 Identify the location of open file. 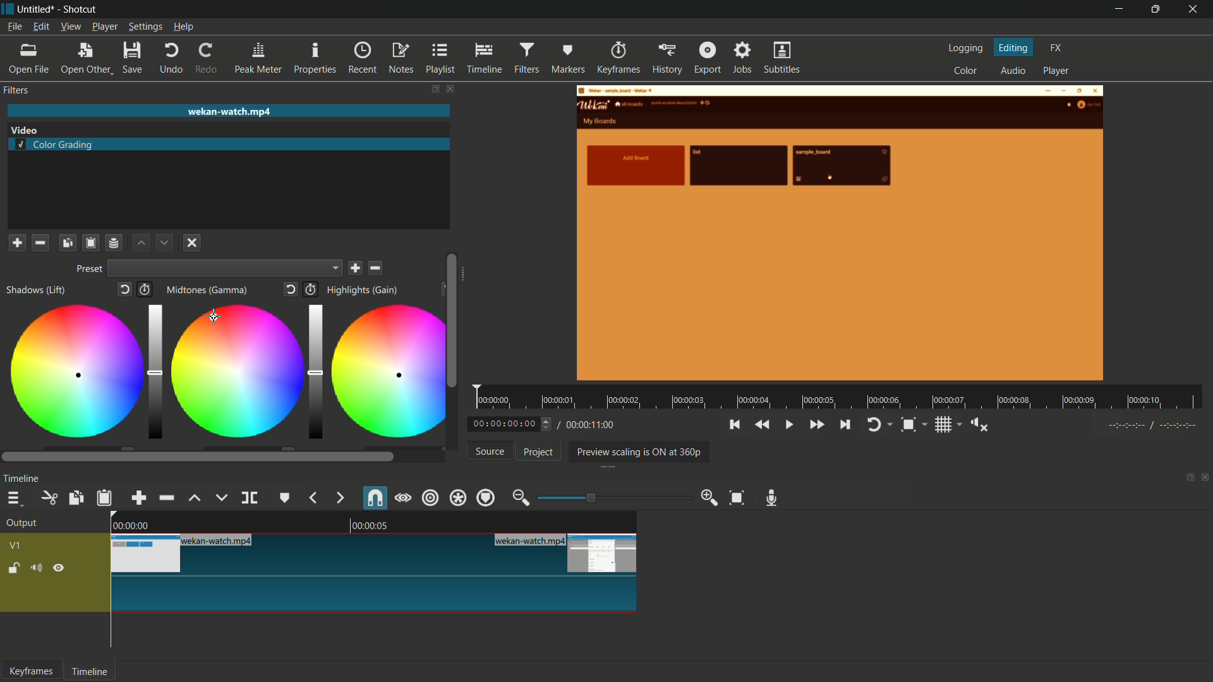
(25, 59).